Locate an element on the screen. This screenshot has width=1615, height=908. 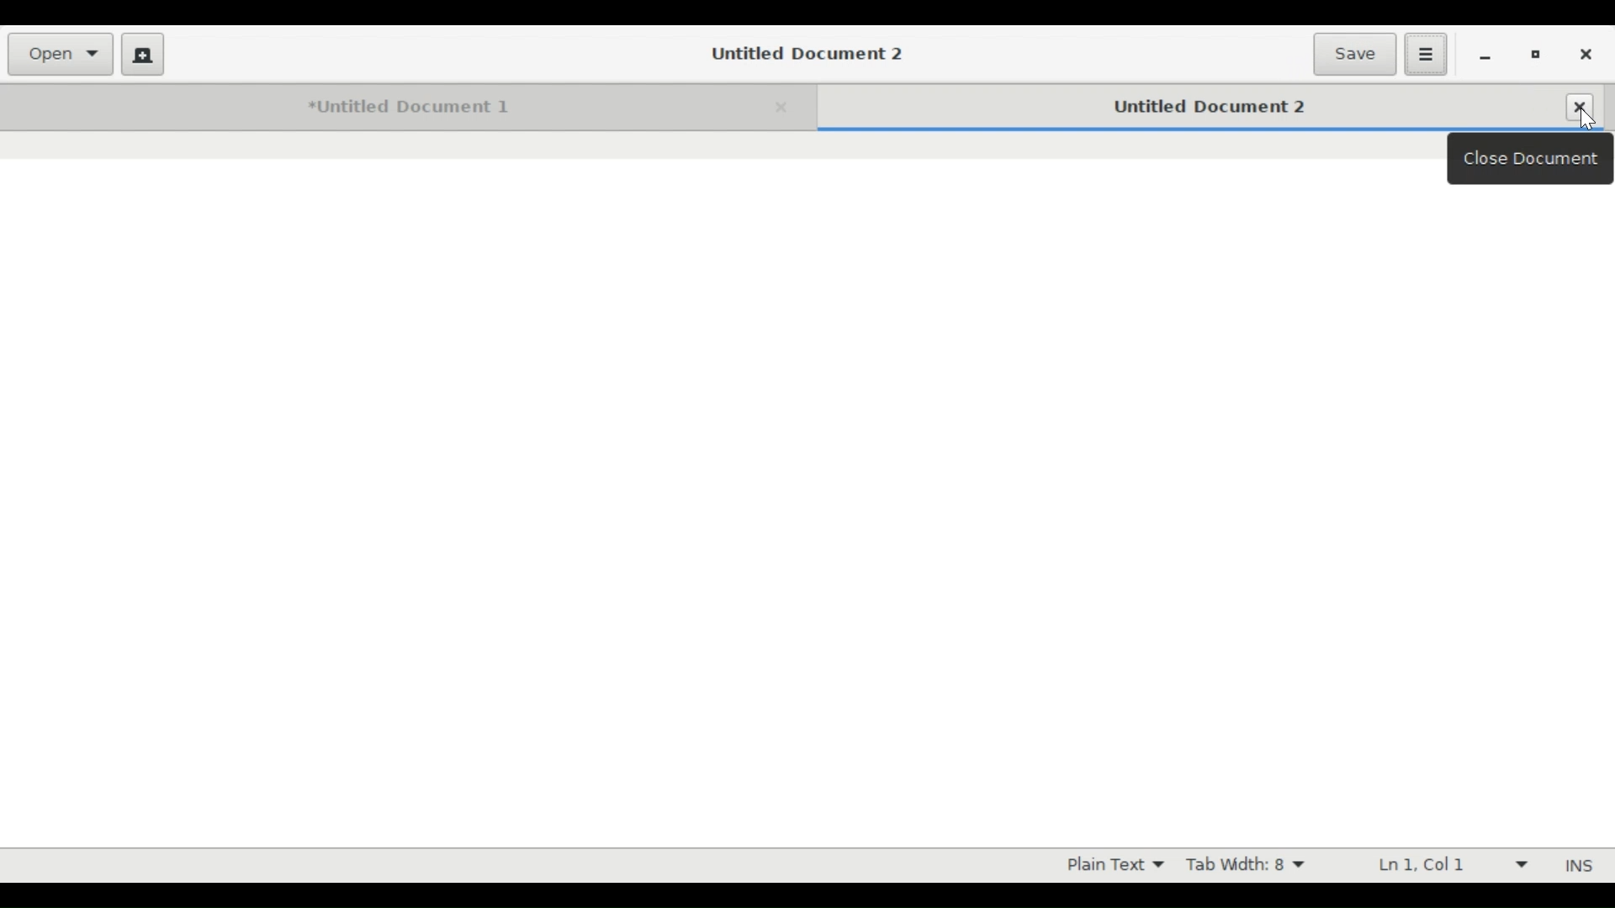
Close is located at coordinates (1583, 51).